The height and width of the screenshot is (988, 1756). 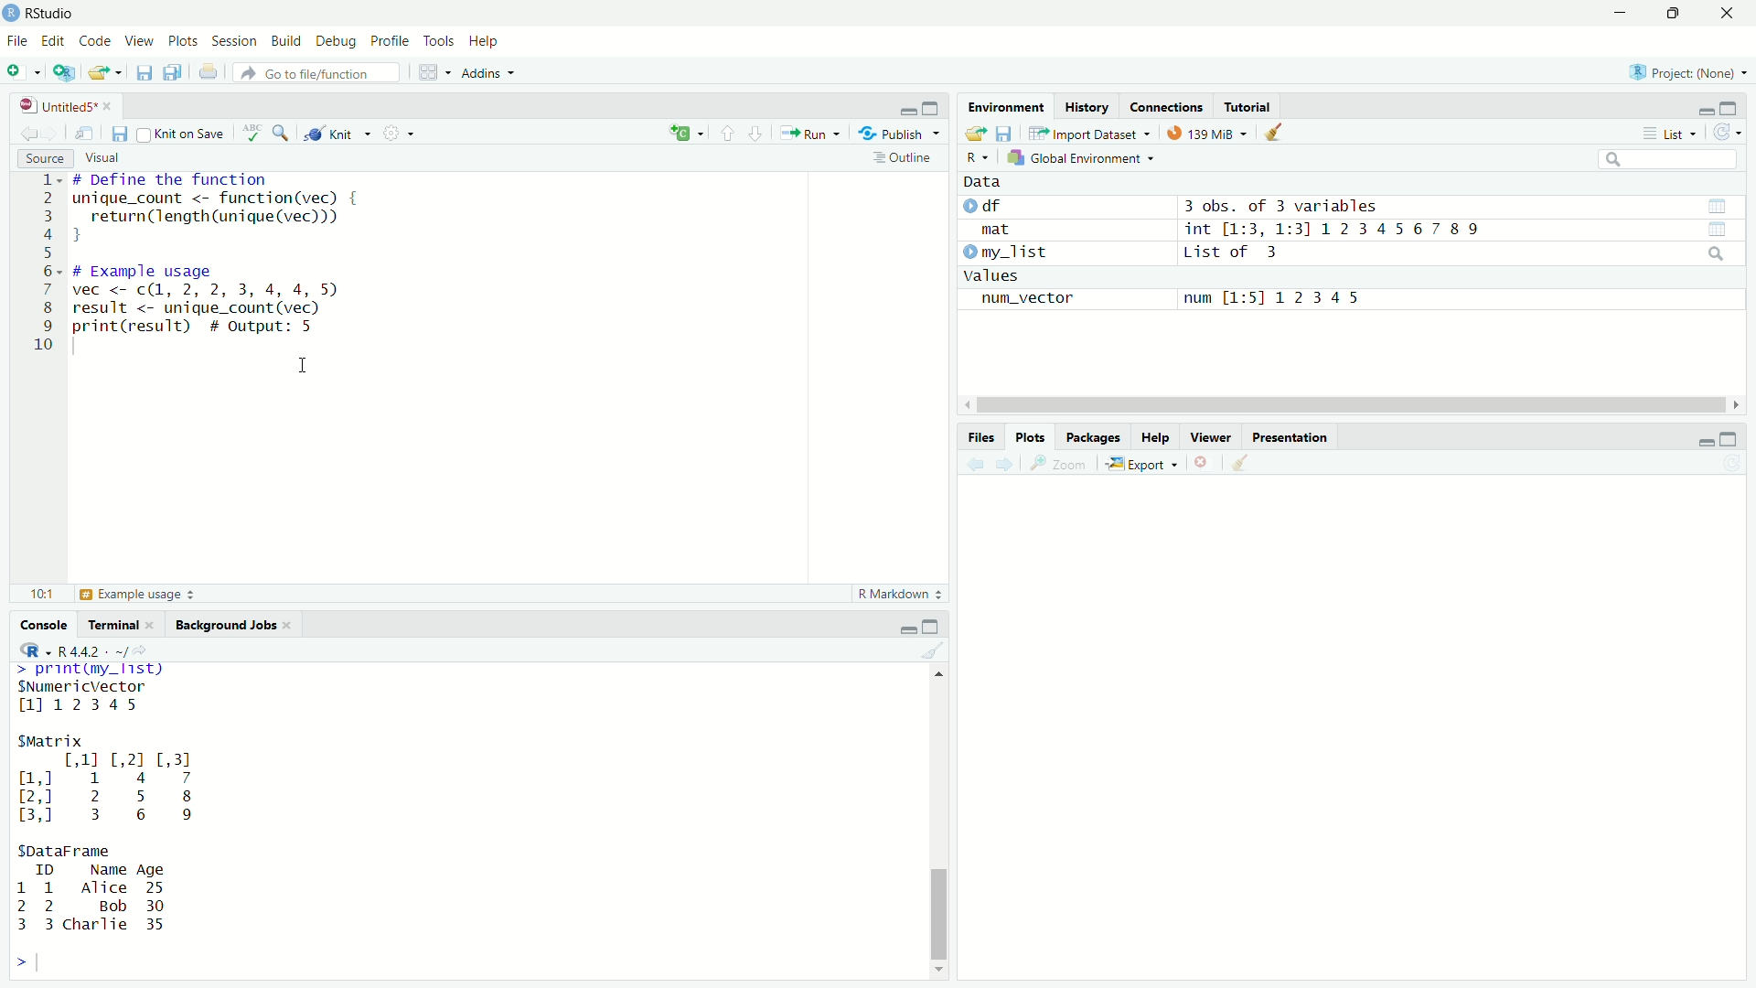 What do you see at coordinates (980, 438) in the screenshot?
I see `Files` at bounding box center [980, 438].